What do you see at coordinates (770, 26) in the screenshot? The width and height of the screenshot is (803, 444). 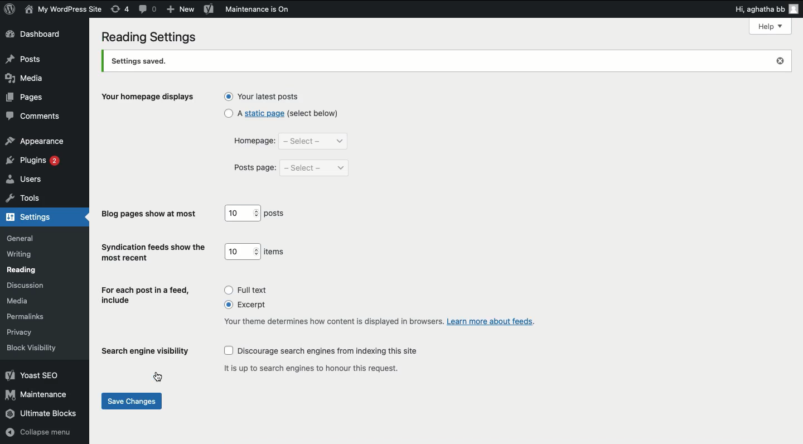 I see `Help` at bounding box center [770, 26].